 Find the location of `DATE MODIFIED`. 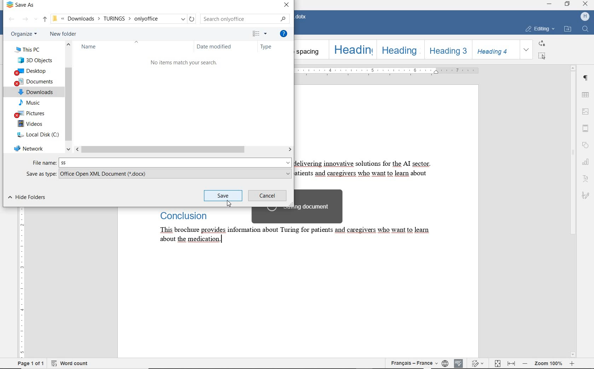

DATE MODIFIED is located at coordinates (219, 47).